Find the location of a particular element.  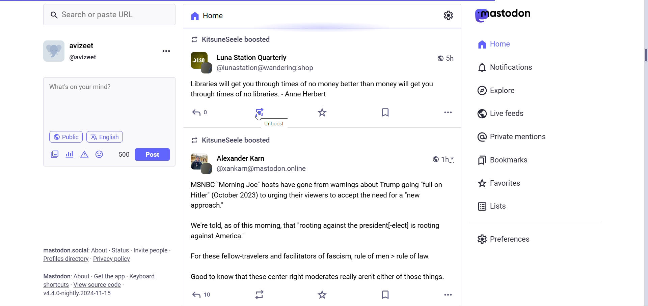

Word Limit is located at coordinates (123, 154).